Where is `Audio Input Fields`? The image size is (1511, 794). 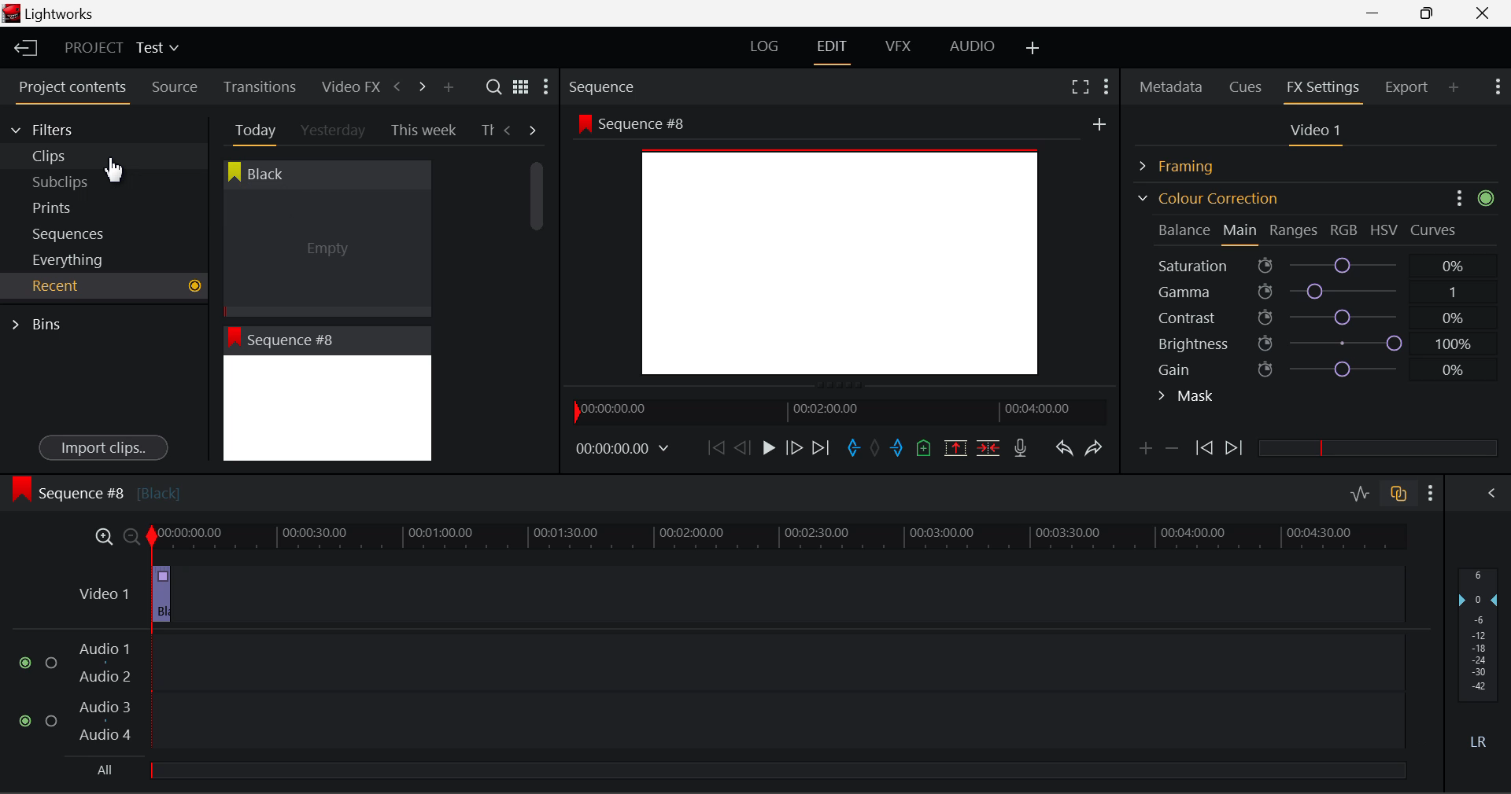
Audio Input Fields is located at coordinates (711, 693).